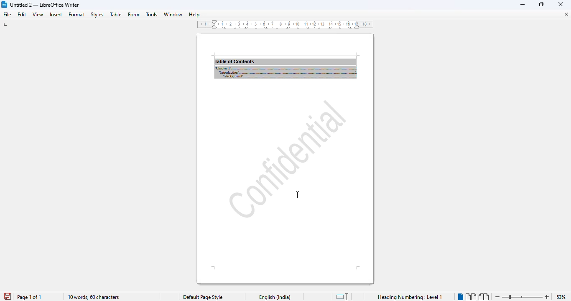 Image resolution: width=571 pixels, height=301 pixels. Describe the element at coordinates (287, 158) in the screenshot. I see `watermark added to the background of the document` at that location.